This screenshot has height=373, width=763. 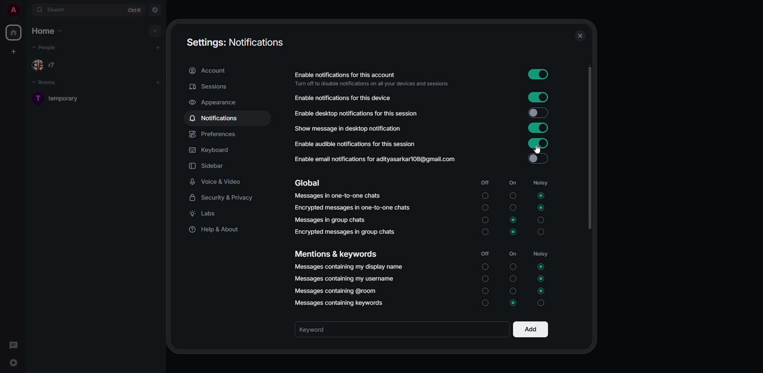 What do you see at coordinates (513, 290) in the screenshot?
I see `On Unselected` at bounding box center [513, 290].